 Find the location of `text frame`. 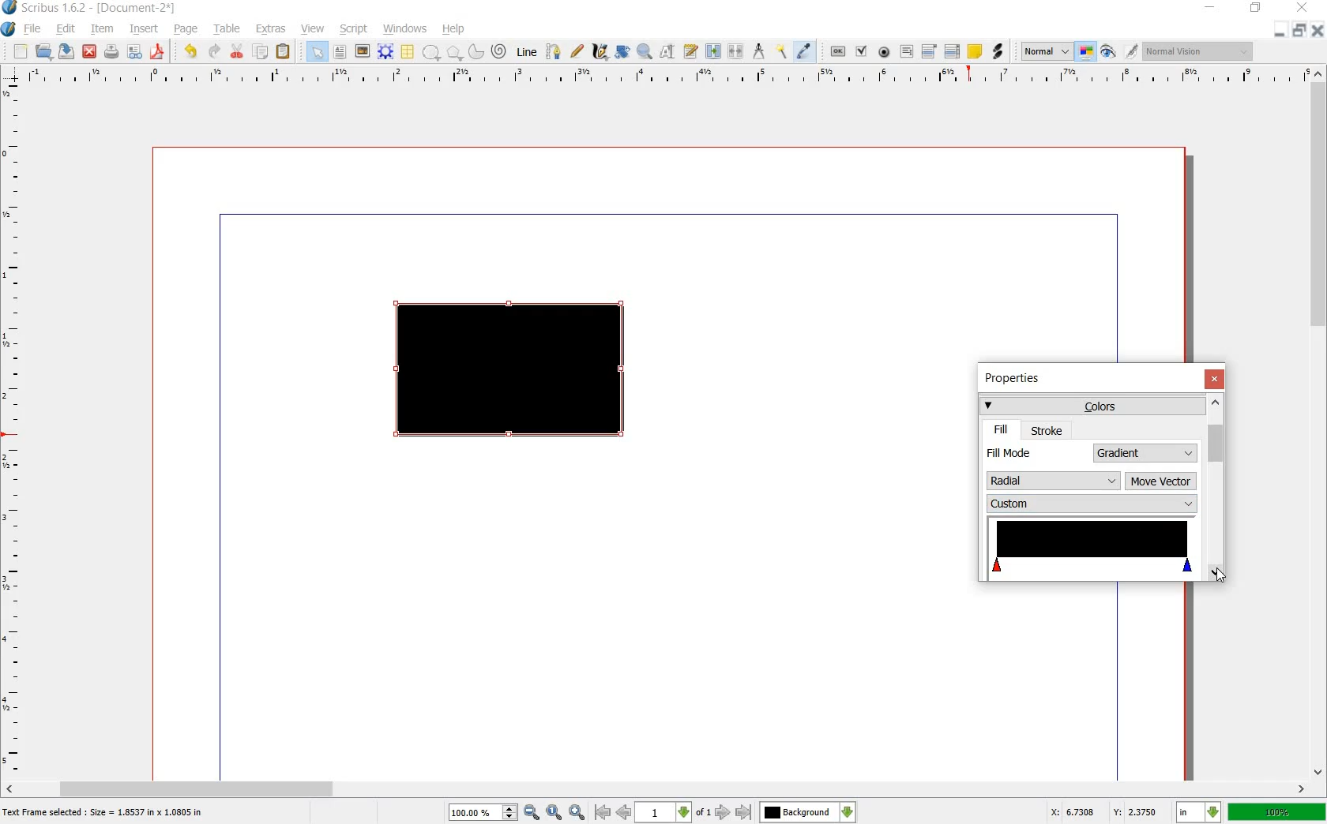

text frame is located at coordinates (339, 52).